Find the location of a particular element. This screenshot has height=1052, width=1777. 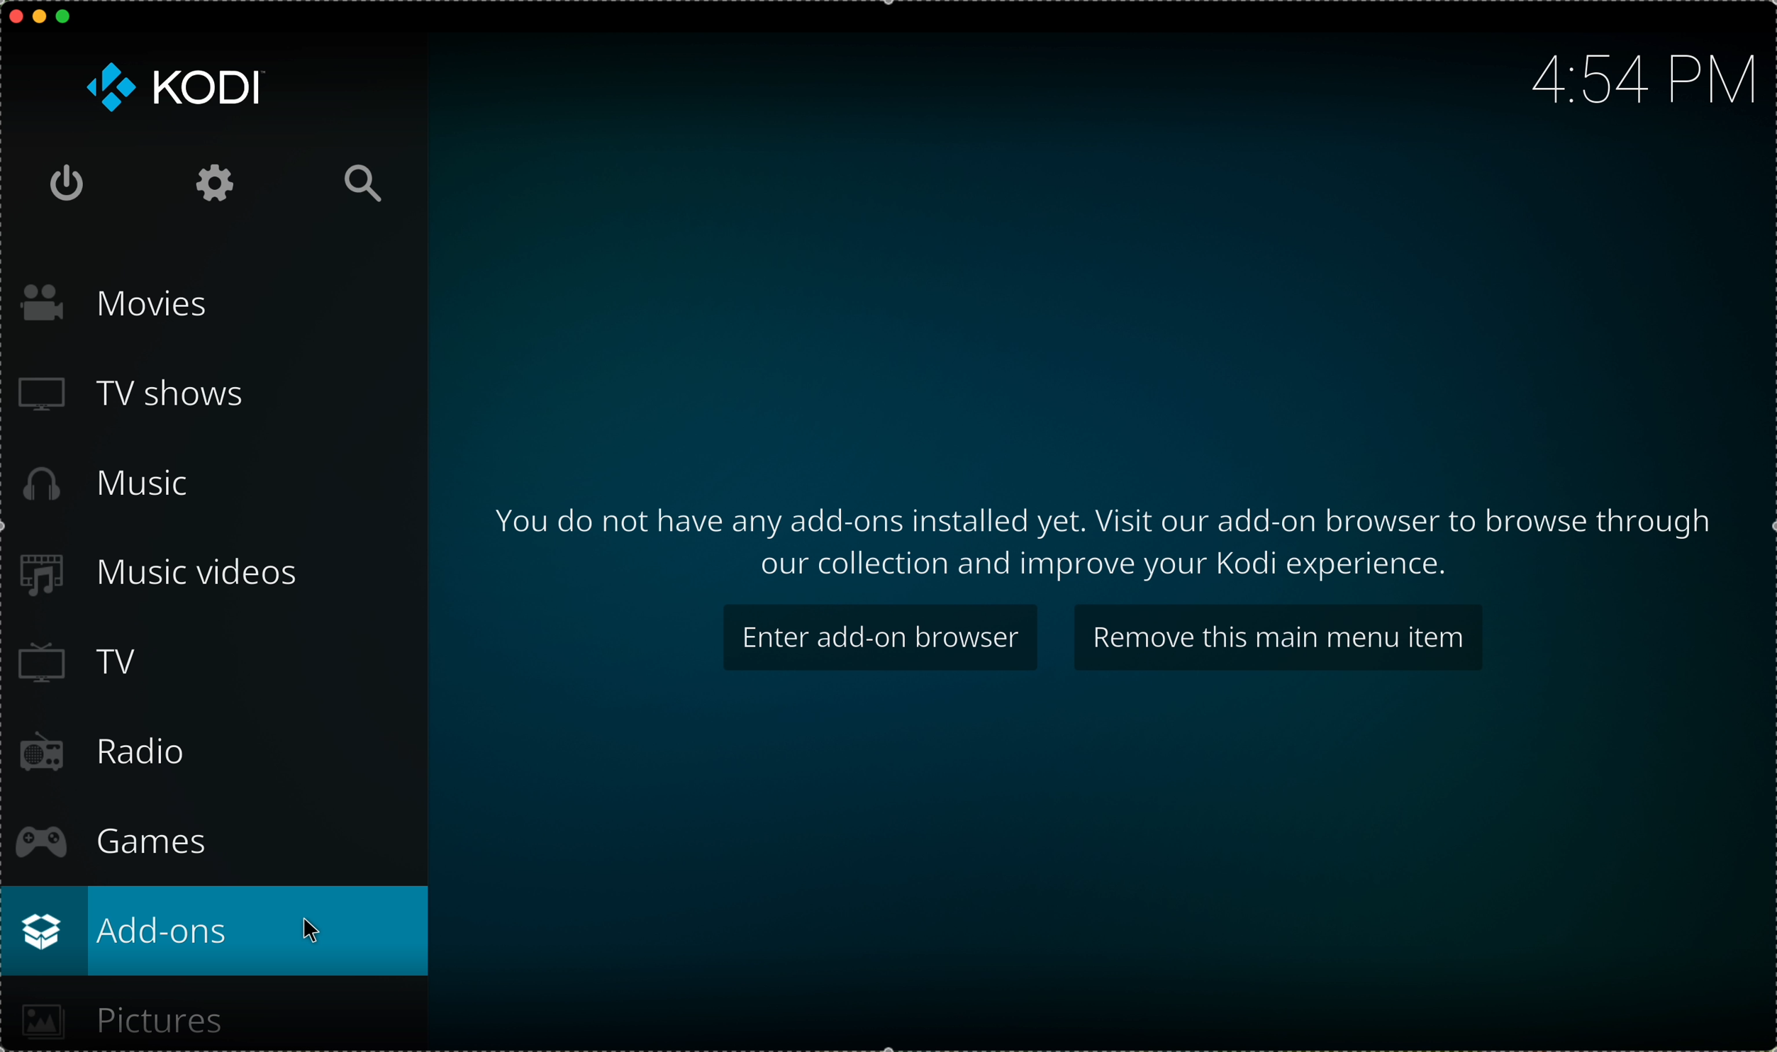

tv shows is located at coordinates (136, 396).